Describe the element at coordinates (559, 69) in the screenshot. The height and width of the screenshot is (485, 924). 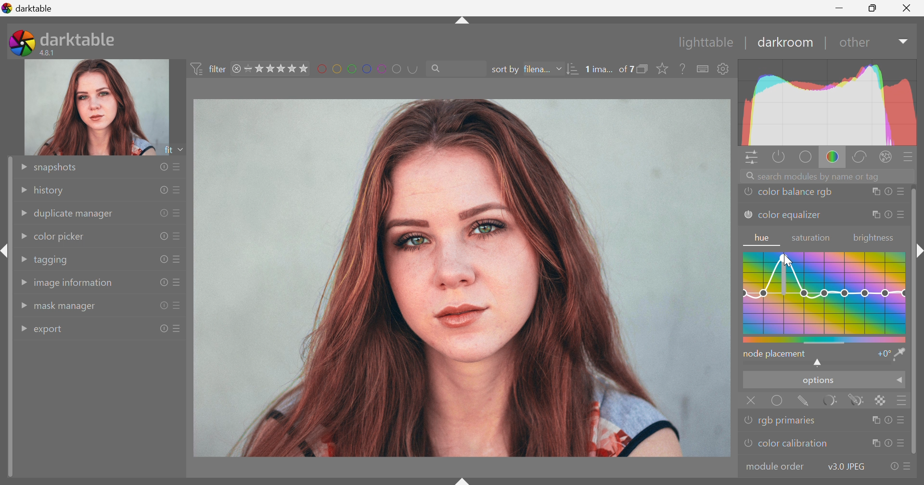
I see `Drop Down` at that location.